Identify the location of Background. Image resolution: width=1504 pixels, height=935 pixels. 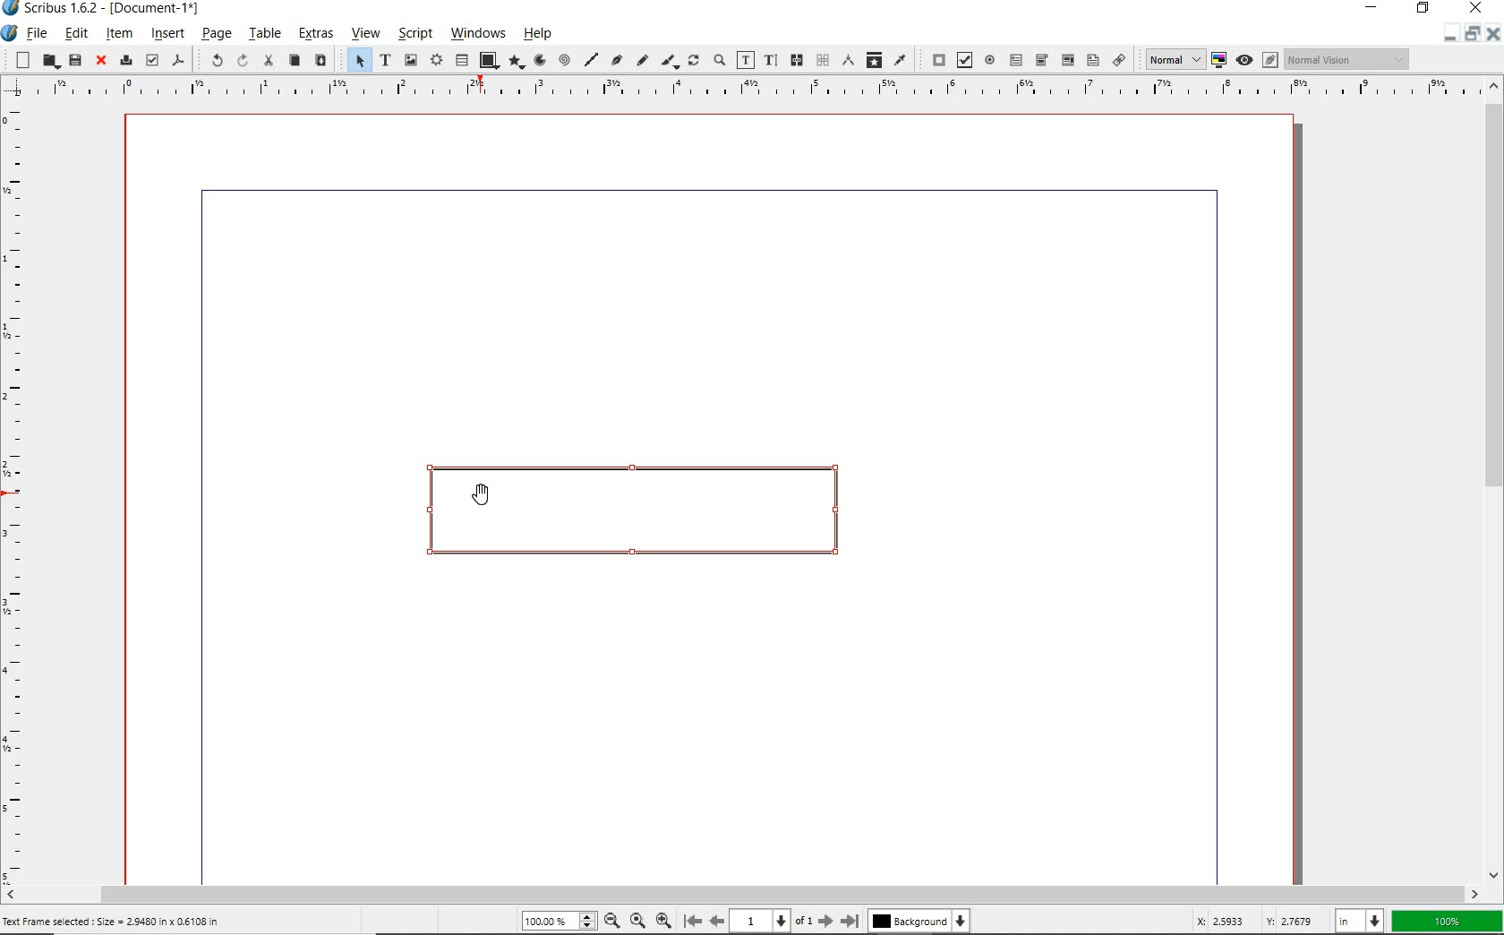
(920, 922).